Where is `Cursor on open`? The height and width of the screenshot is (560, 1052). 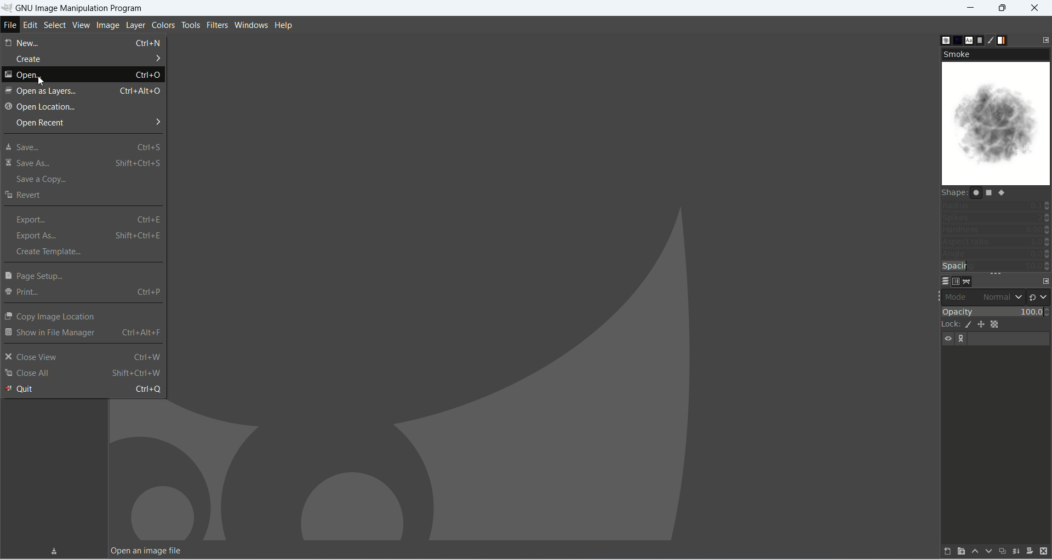
Cursor on open is located at coordinates (83, 75).